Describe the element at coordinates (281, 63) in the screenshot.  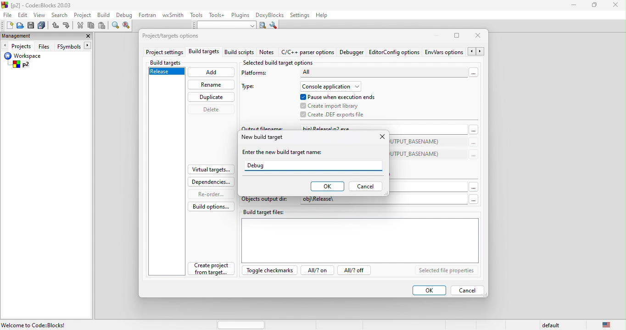
I see `selected build target option` at that location.